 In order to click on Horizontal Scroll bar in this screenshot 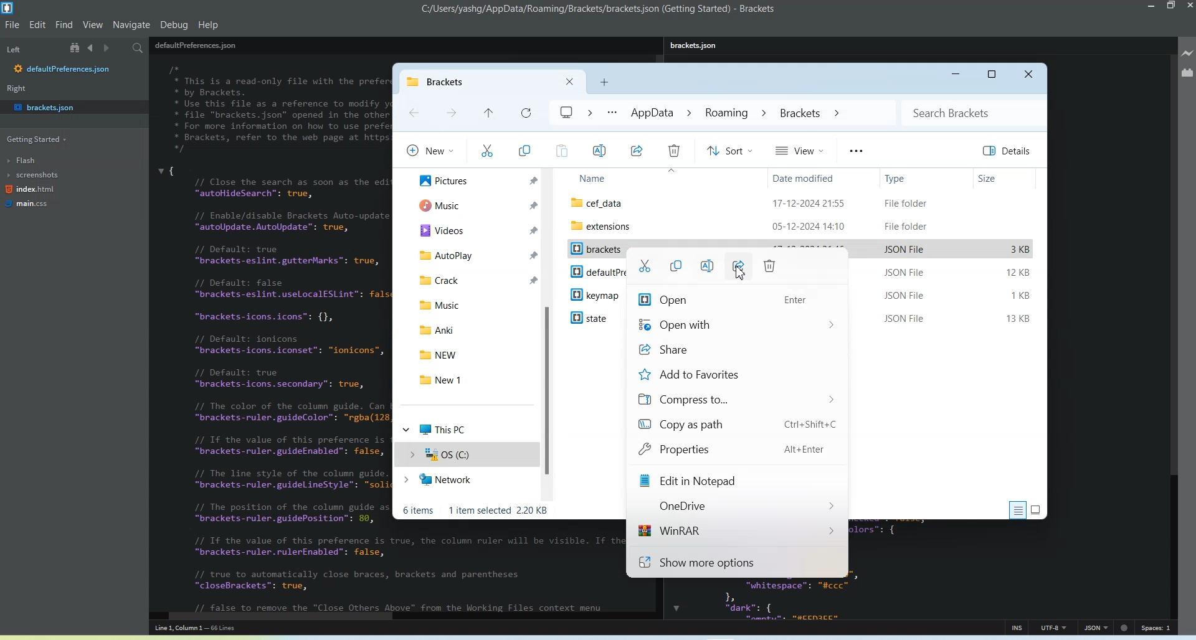, I will do `click(399, 616)`.